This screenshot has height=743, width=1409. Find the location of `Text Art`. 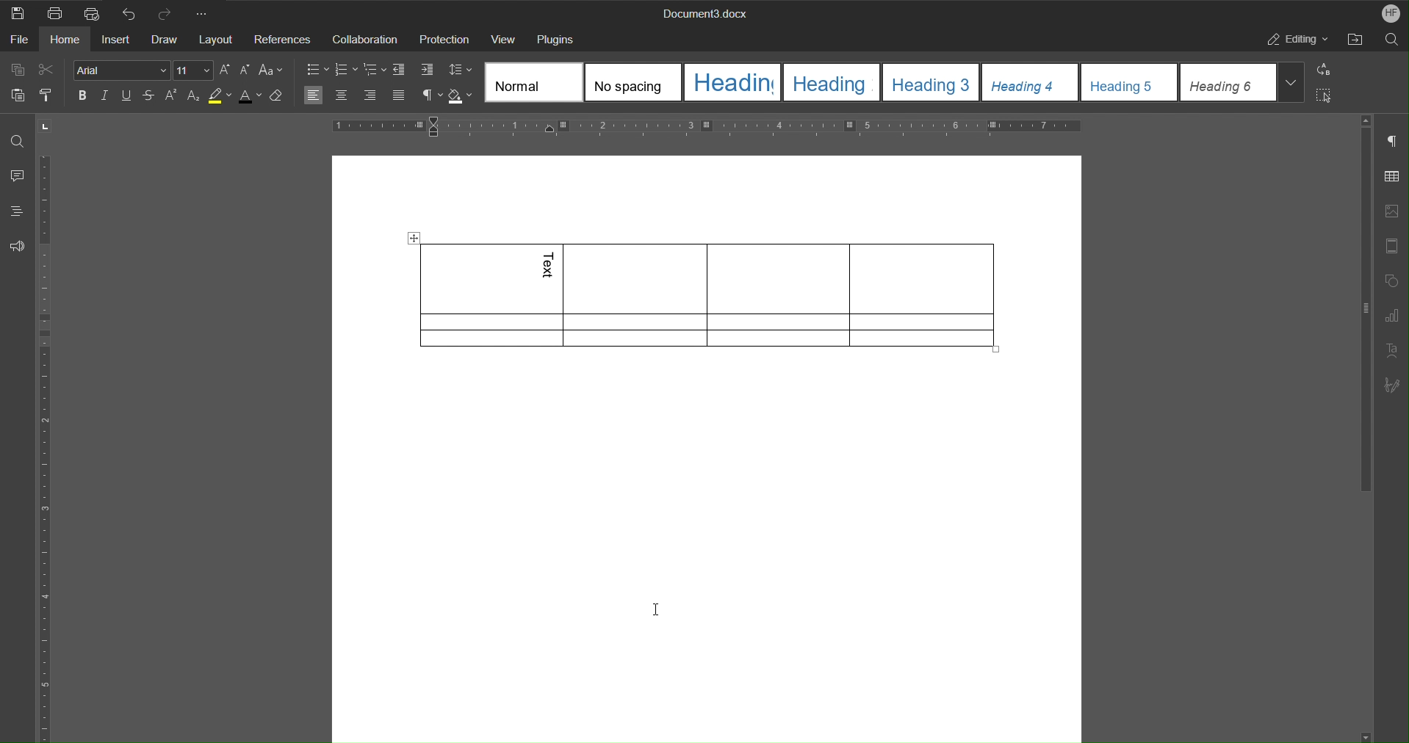

Text Art is located at coordinates (1393, 349).